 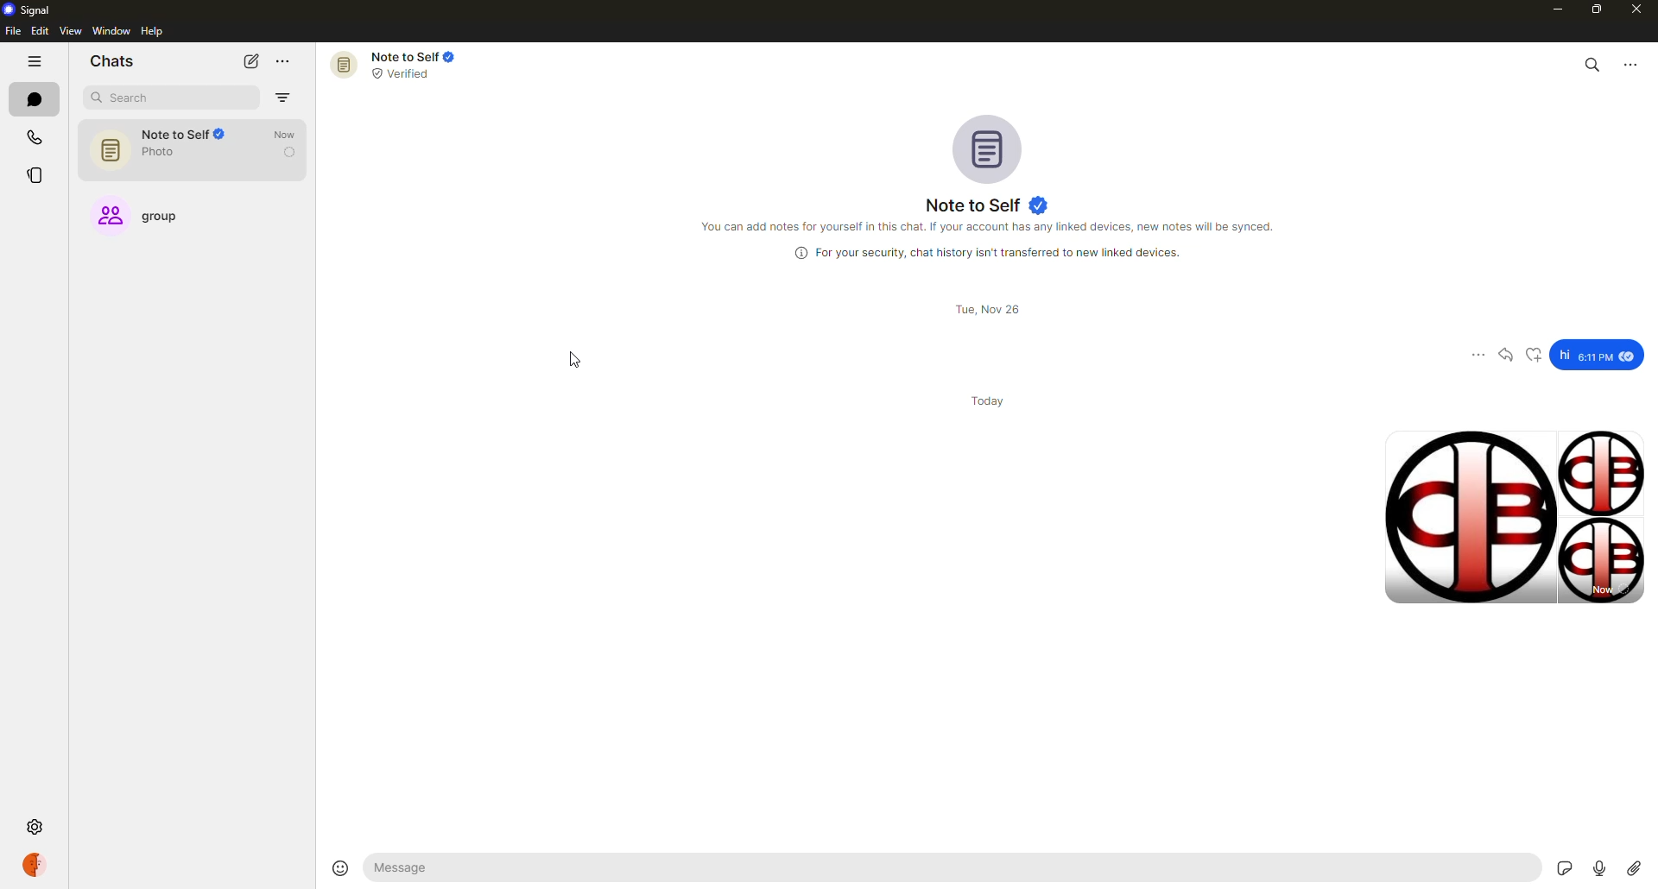 What do you see at coordinates (117, 60) in the screenshot?
I see `chats` at bounding box center [117, 60].